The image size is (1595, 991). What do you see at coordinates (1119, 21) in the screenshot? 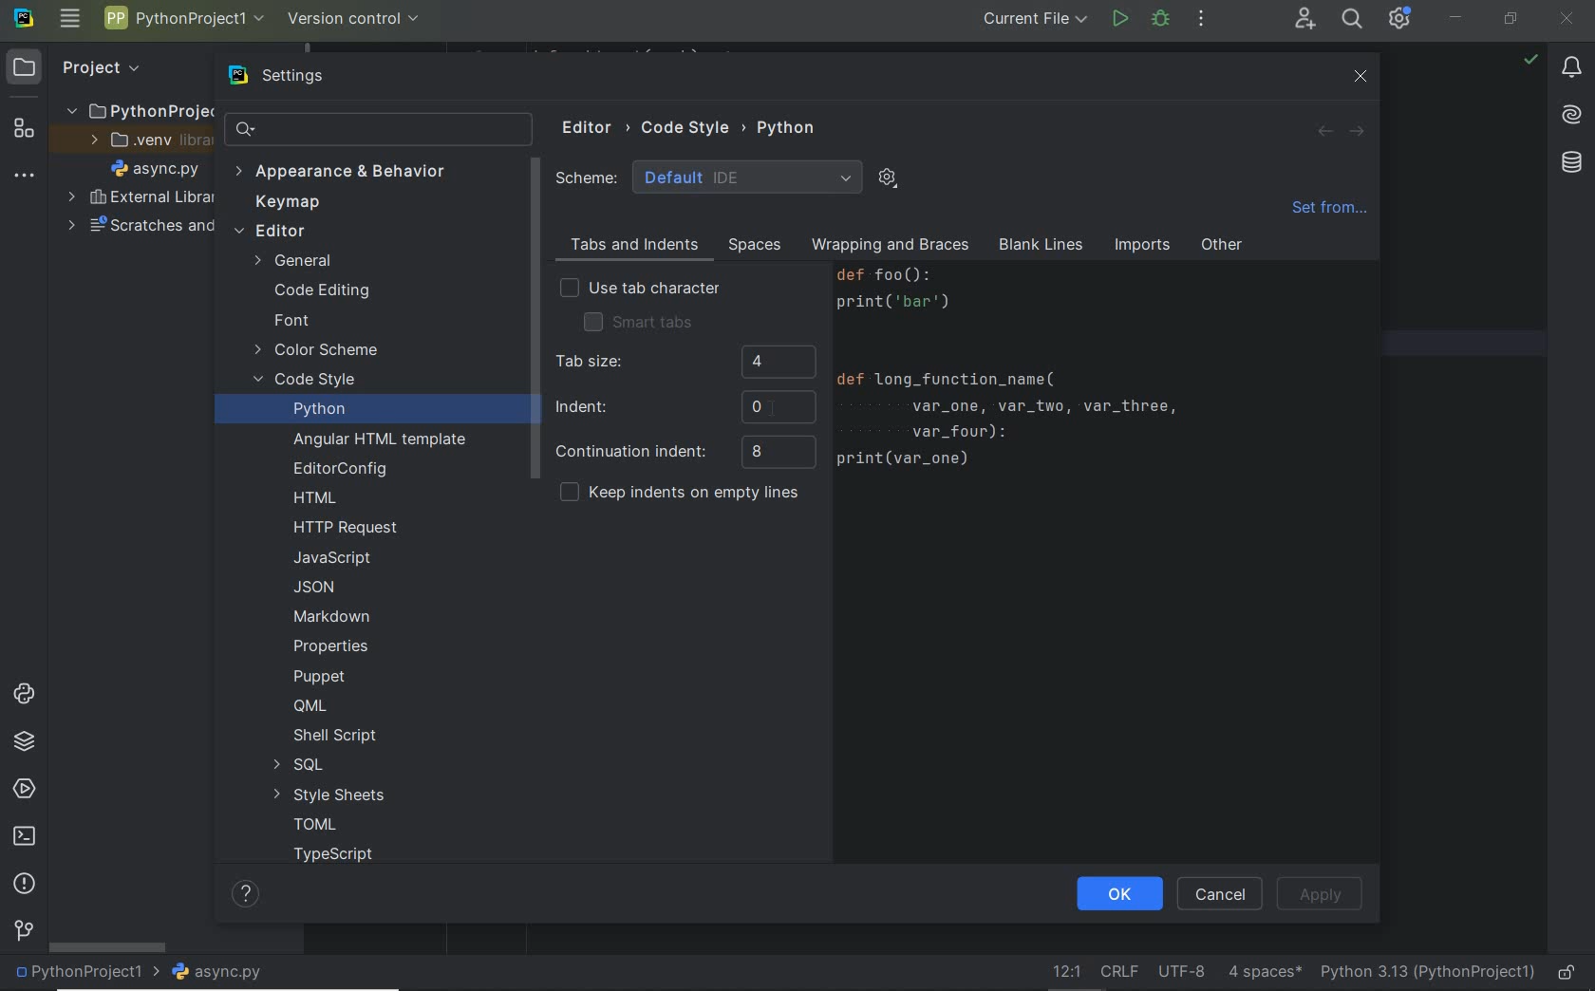
I see `run` at bounding box center [1119, 21].